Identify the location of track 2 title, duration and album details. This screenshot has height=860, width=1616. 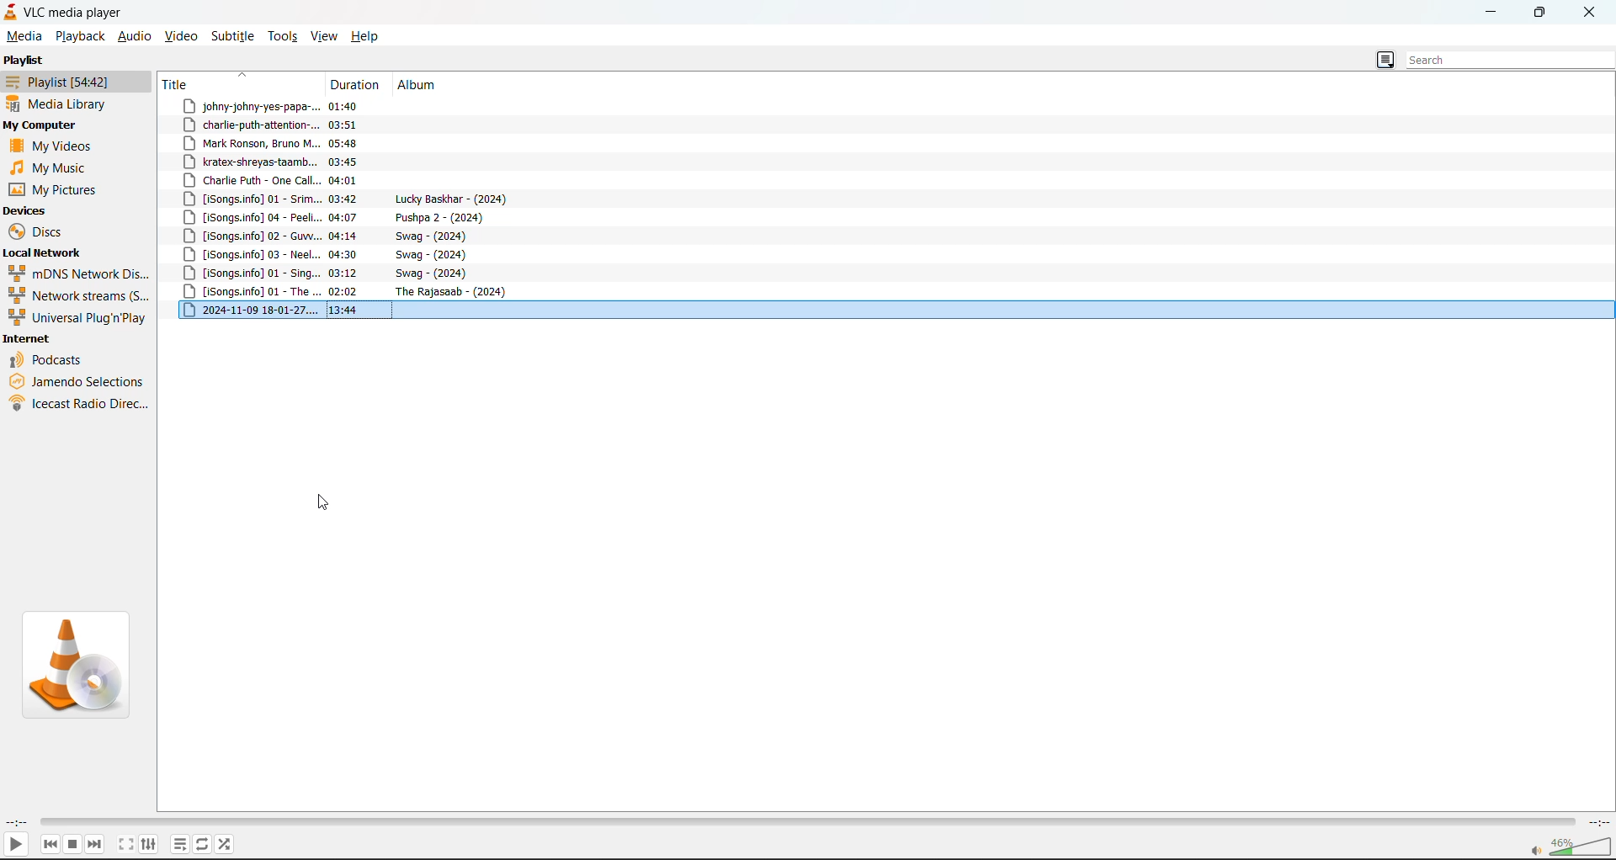
(311, 123).